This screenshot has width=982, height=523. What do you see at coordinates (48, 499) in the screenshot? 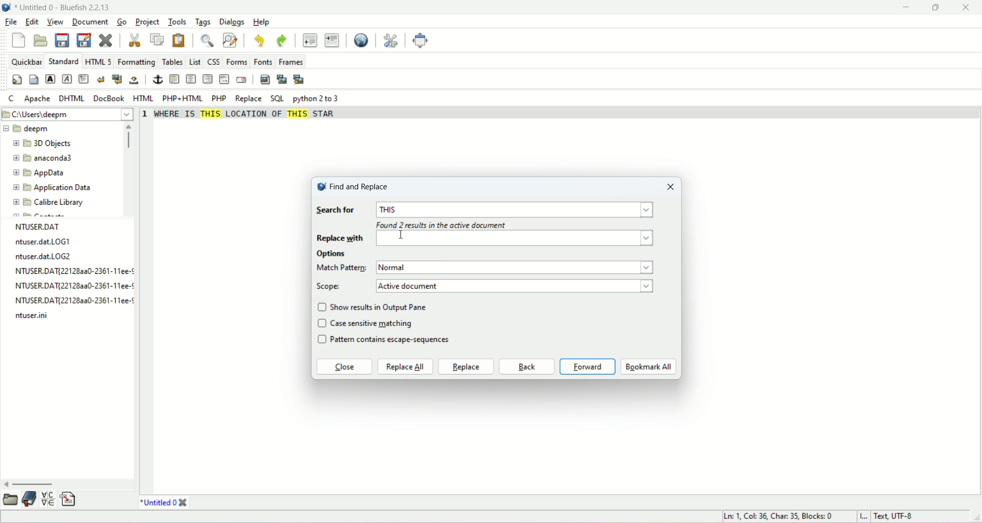
I see `char map` at bounding box center [48, 499].